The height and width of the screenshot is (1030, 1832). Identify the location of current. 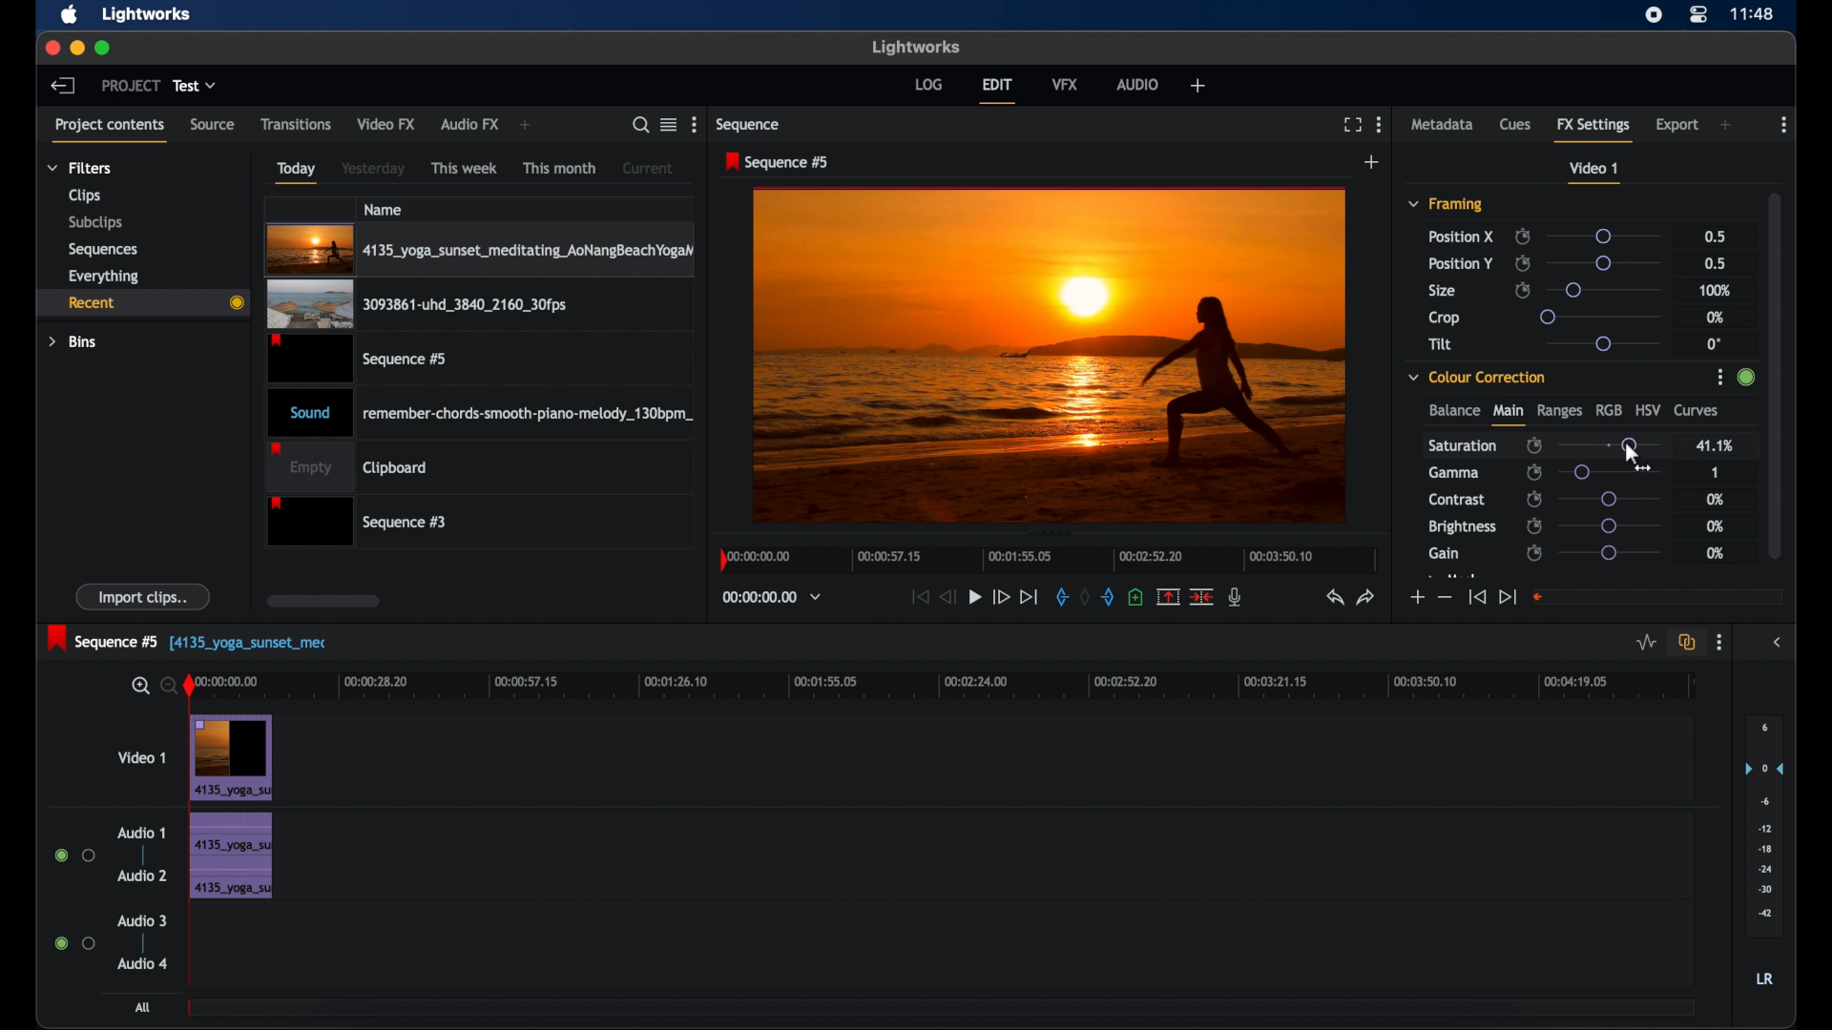
(648, 167).